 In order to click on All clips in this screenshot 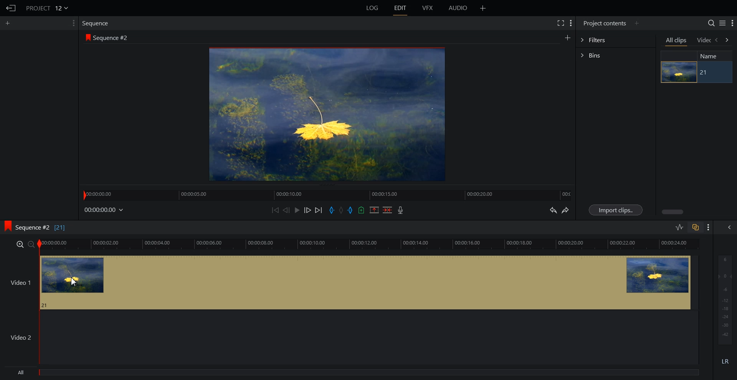, I will do `click(677, 41)`.